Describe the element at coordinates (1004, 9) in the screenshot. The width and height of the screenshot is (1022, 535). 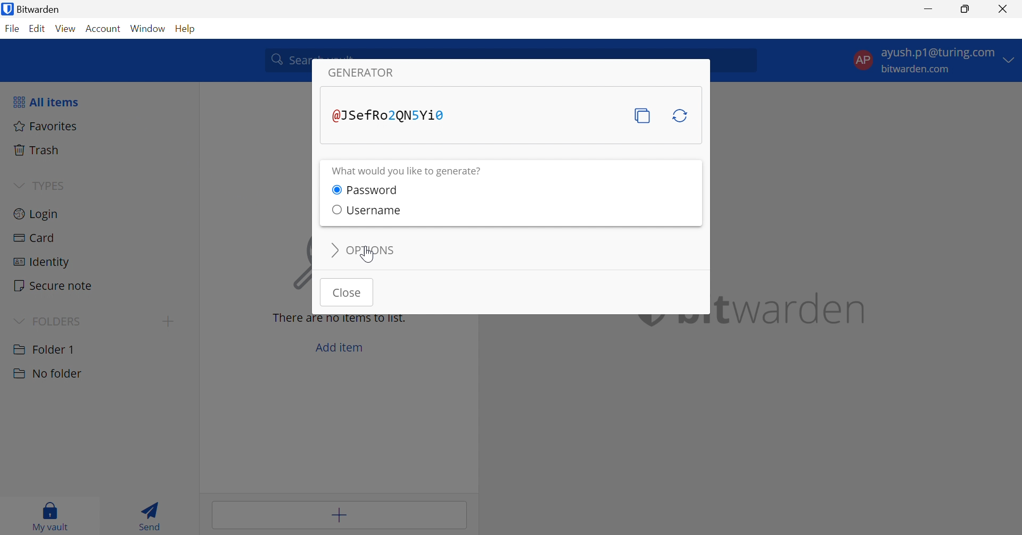
I see `Close` at that location.